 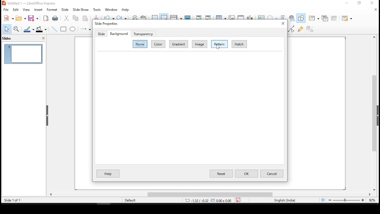 I want to click on insert special characters, so click(x=273, y=17).